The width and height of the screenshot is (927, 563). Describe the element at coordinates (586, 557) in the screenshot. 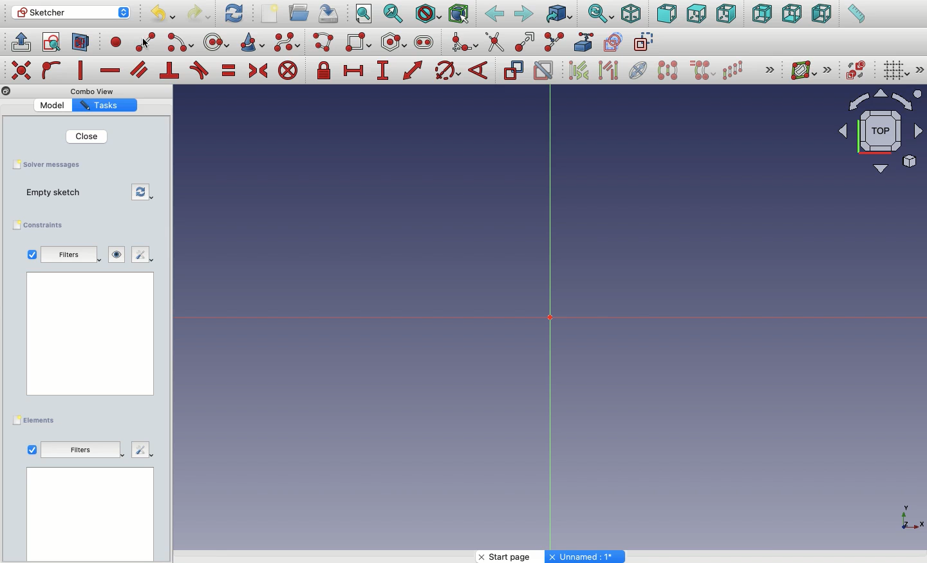

I see `` at that location.